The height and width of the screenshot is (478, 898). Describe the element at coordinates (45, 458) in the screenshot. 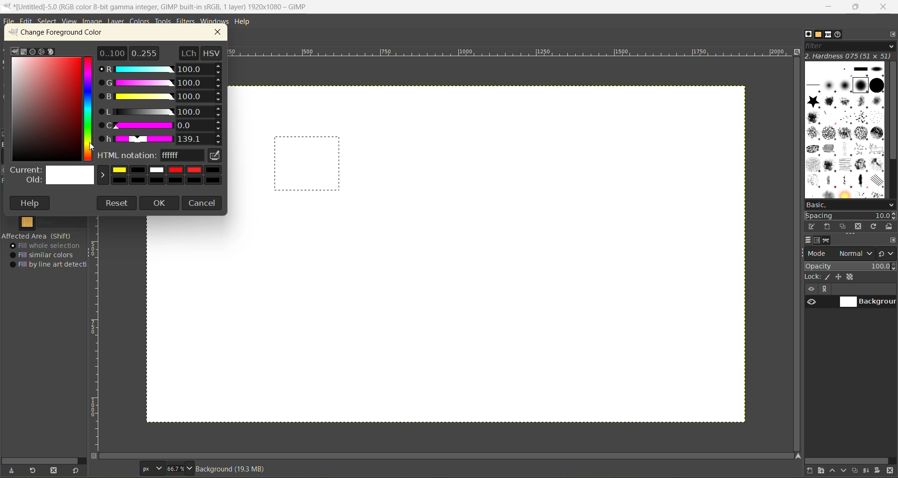

I see `horizontal scroll bar` at that location.